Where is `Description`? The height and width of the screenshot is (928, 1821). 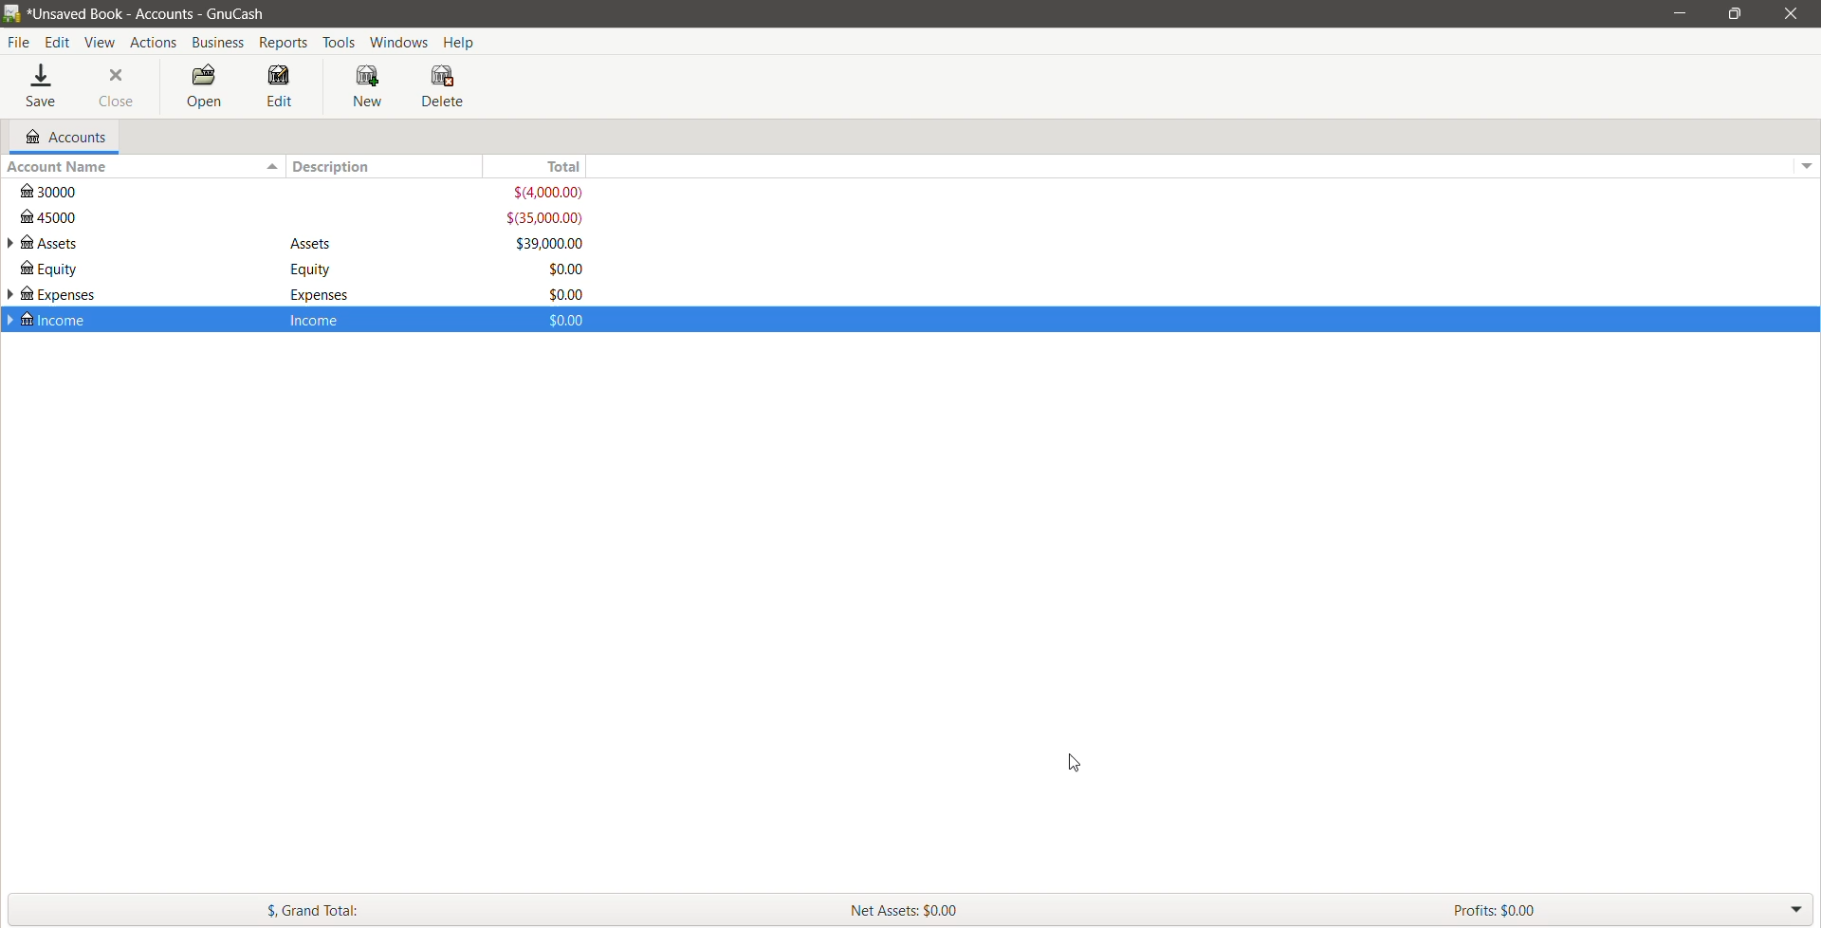
Description is located at coordinates (392, 166).